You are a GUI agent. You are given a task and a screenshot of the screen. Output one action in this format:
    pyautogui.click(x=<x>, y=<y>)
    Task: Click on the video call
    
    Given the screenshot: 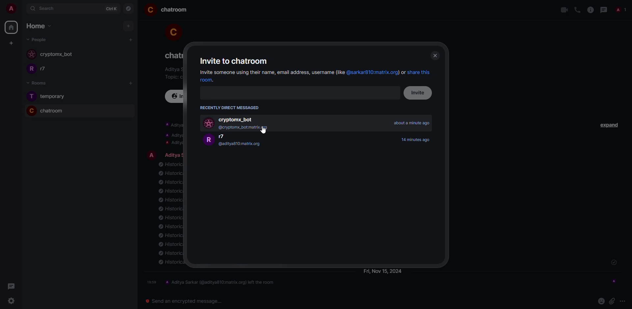 What is the action you would take?
    pyautogui.click(x=564, y=10)
    